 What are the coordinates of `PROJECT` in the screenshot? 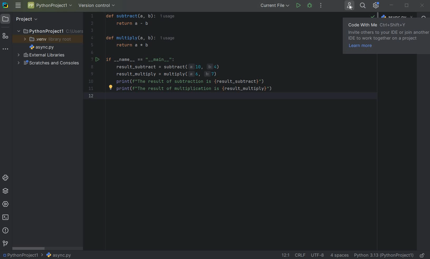 It's located at (22, 19).